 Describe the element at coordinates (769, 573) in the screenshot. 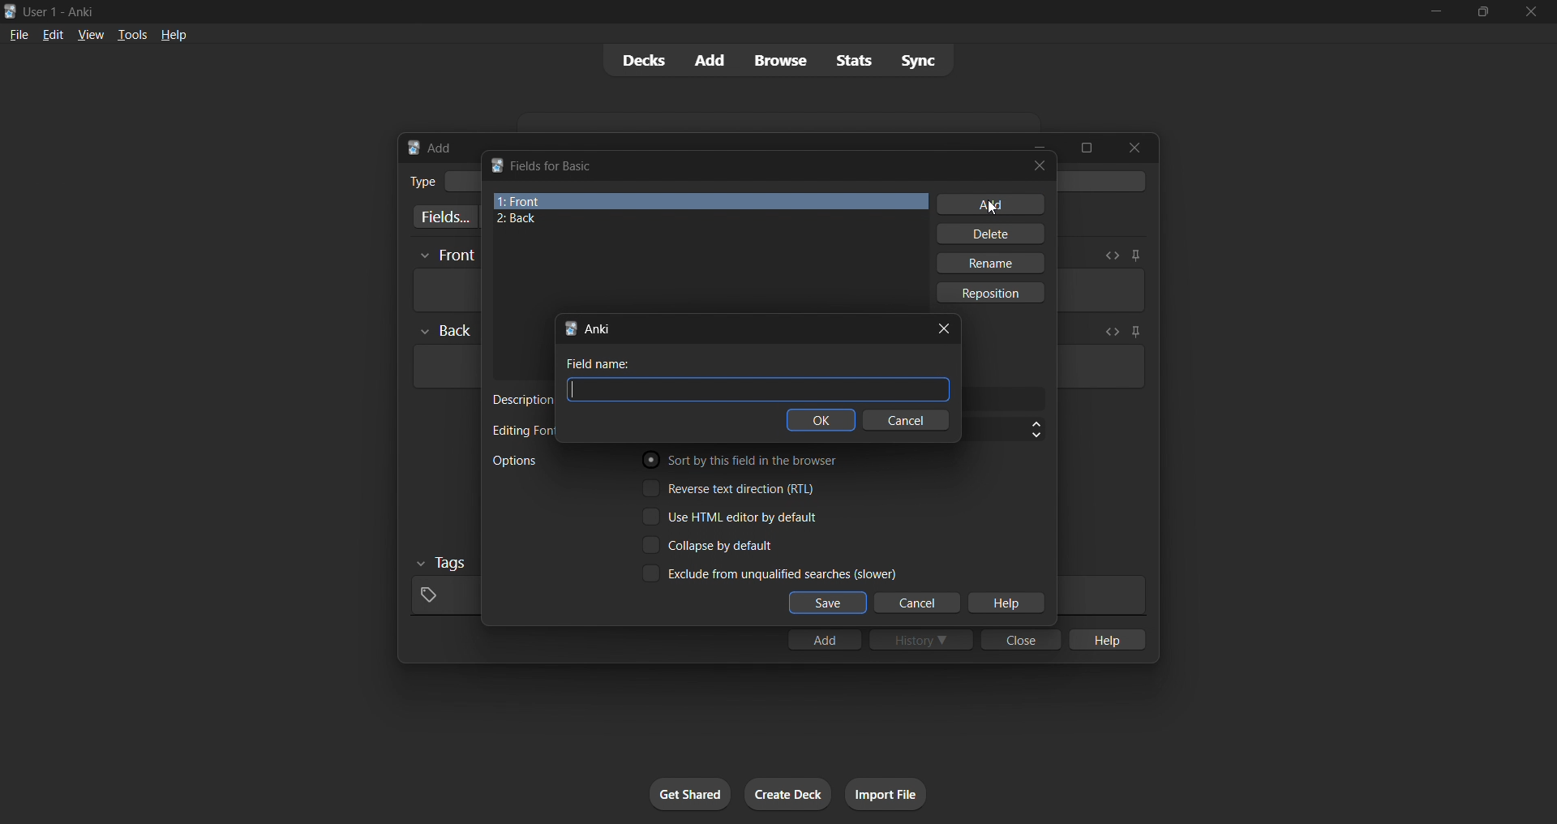

I see `Toggle` at that location.